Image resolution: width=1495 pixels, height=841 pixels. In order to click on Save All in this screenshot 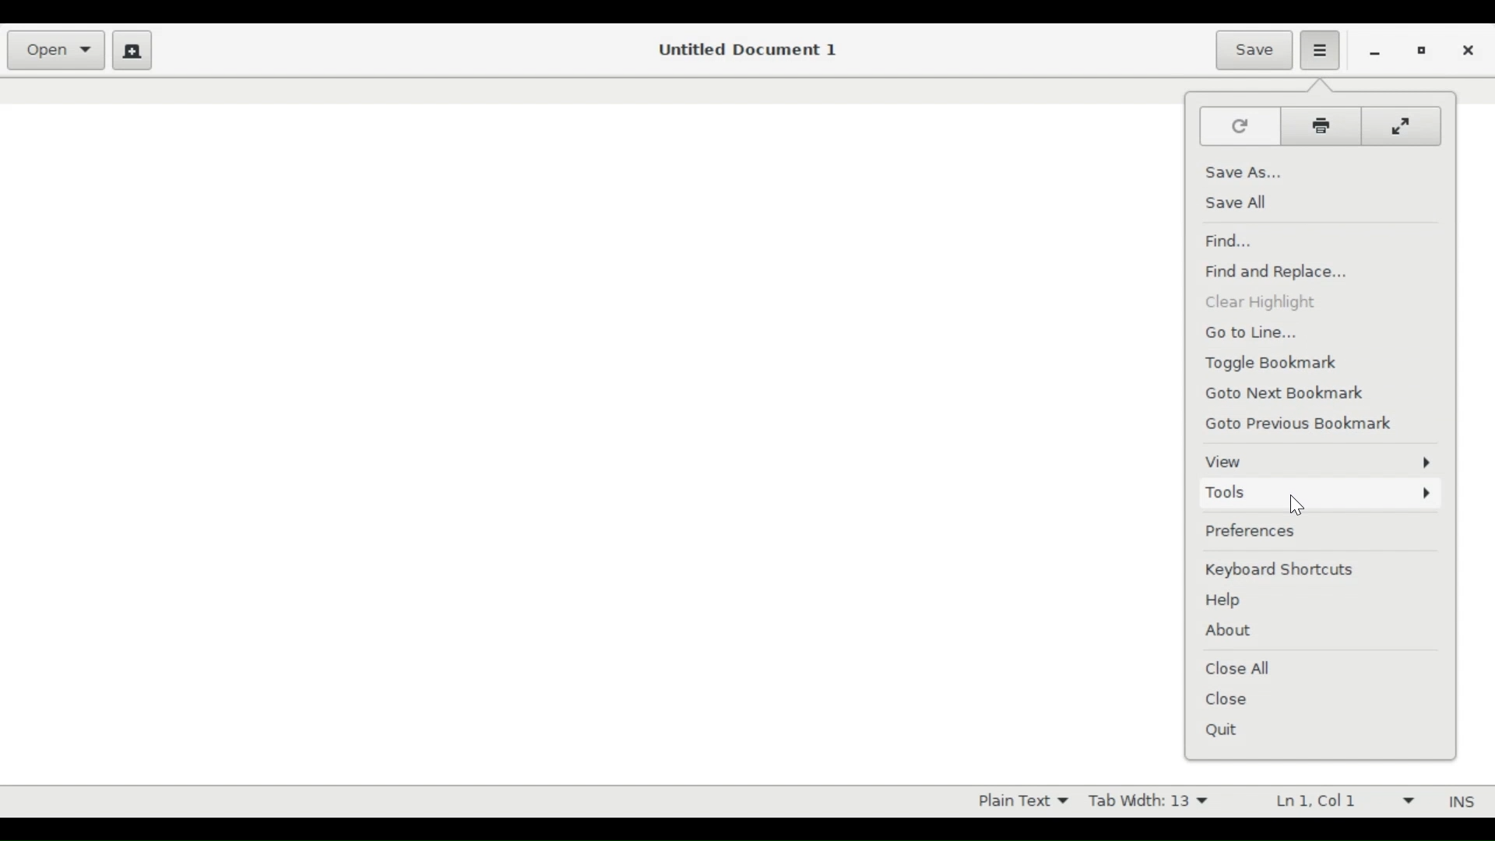, I will do `click(1236, 202)`.